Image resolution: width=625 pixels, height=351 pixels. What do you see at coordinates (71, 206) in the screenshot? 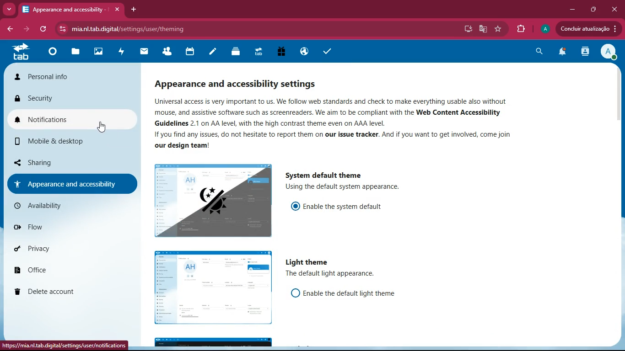
I see `availability` at bounding box center [71, 206].